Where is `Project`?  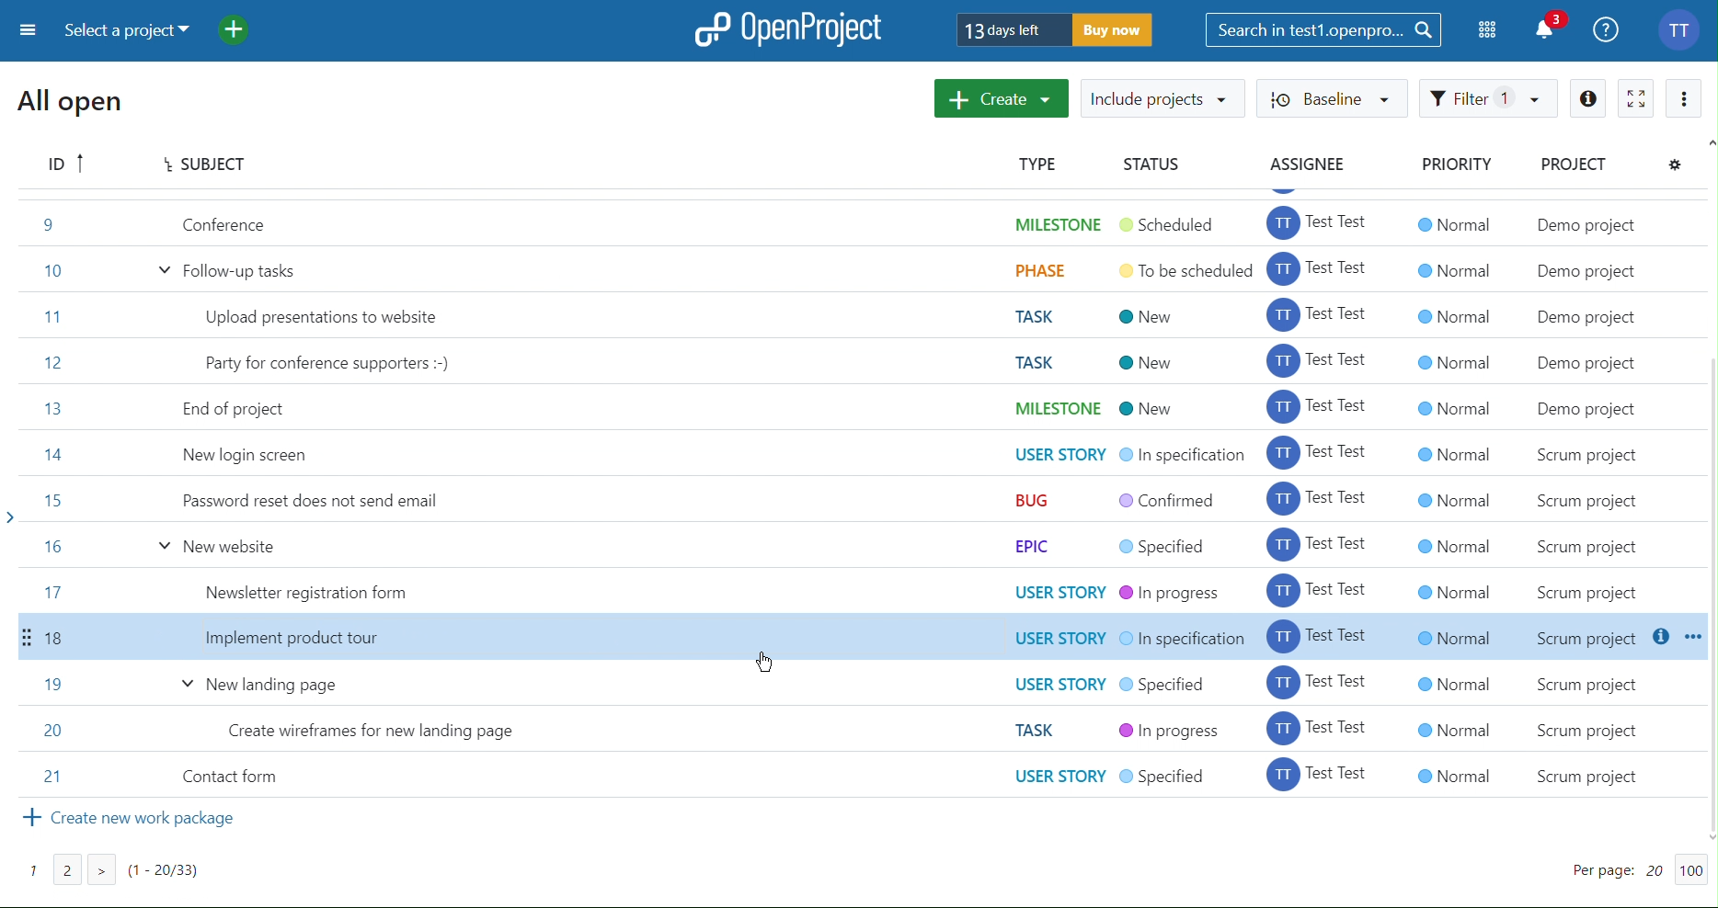 Project is located at coordinates (1575, 165).